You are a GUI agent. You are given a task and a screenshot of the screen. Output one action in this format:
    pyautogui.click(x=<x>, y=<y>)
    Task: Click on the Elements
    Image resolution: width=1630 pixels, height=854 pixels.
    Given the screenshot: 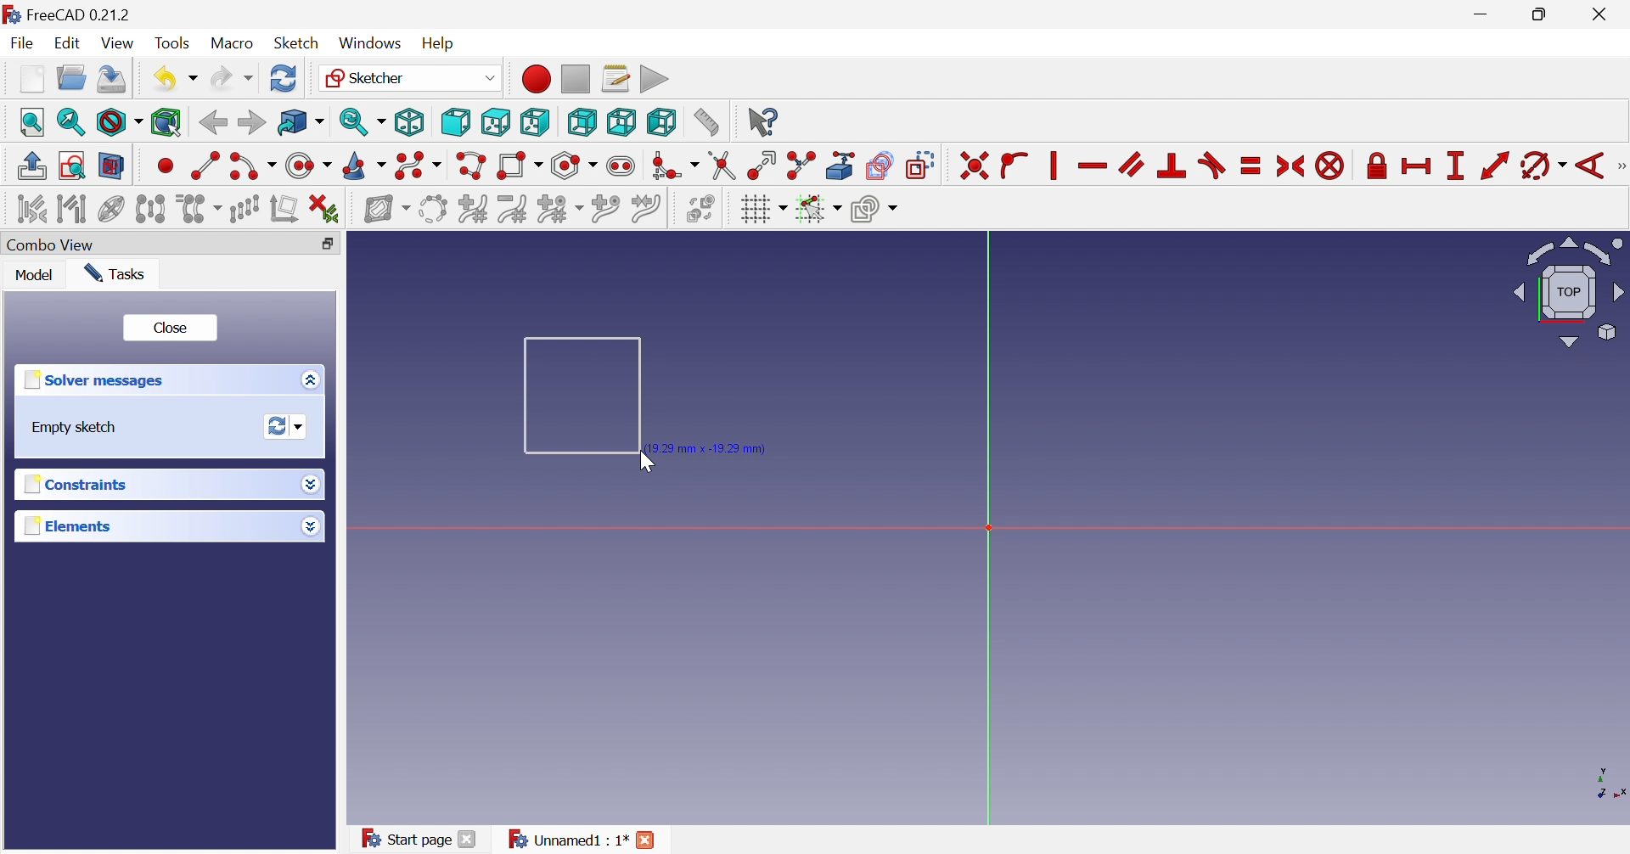 What is the action you would take?
    pyautogui.click(x=67, y=526)
    